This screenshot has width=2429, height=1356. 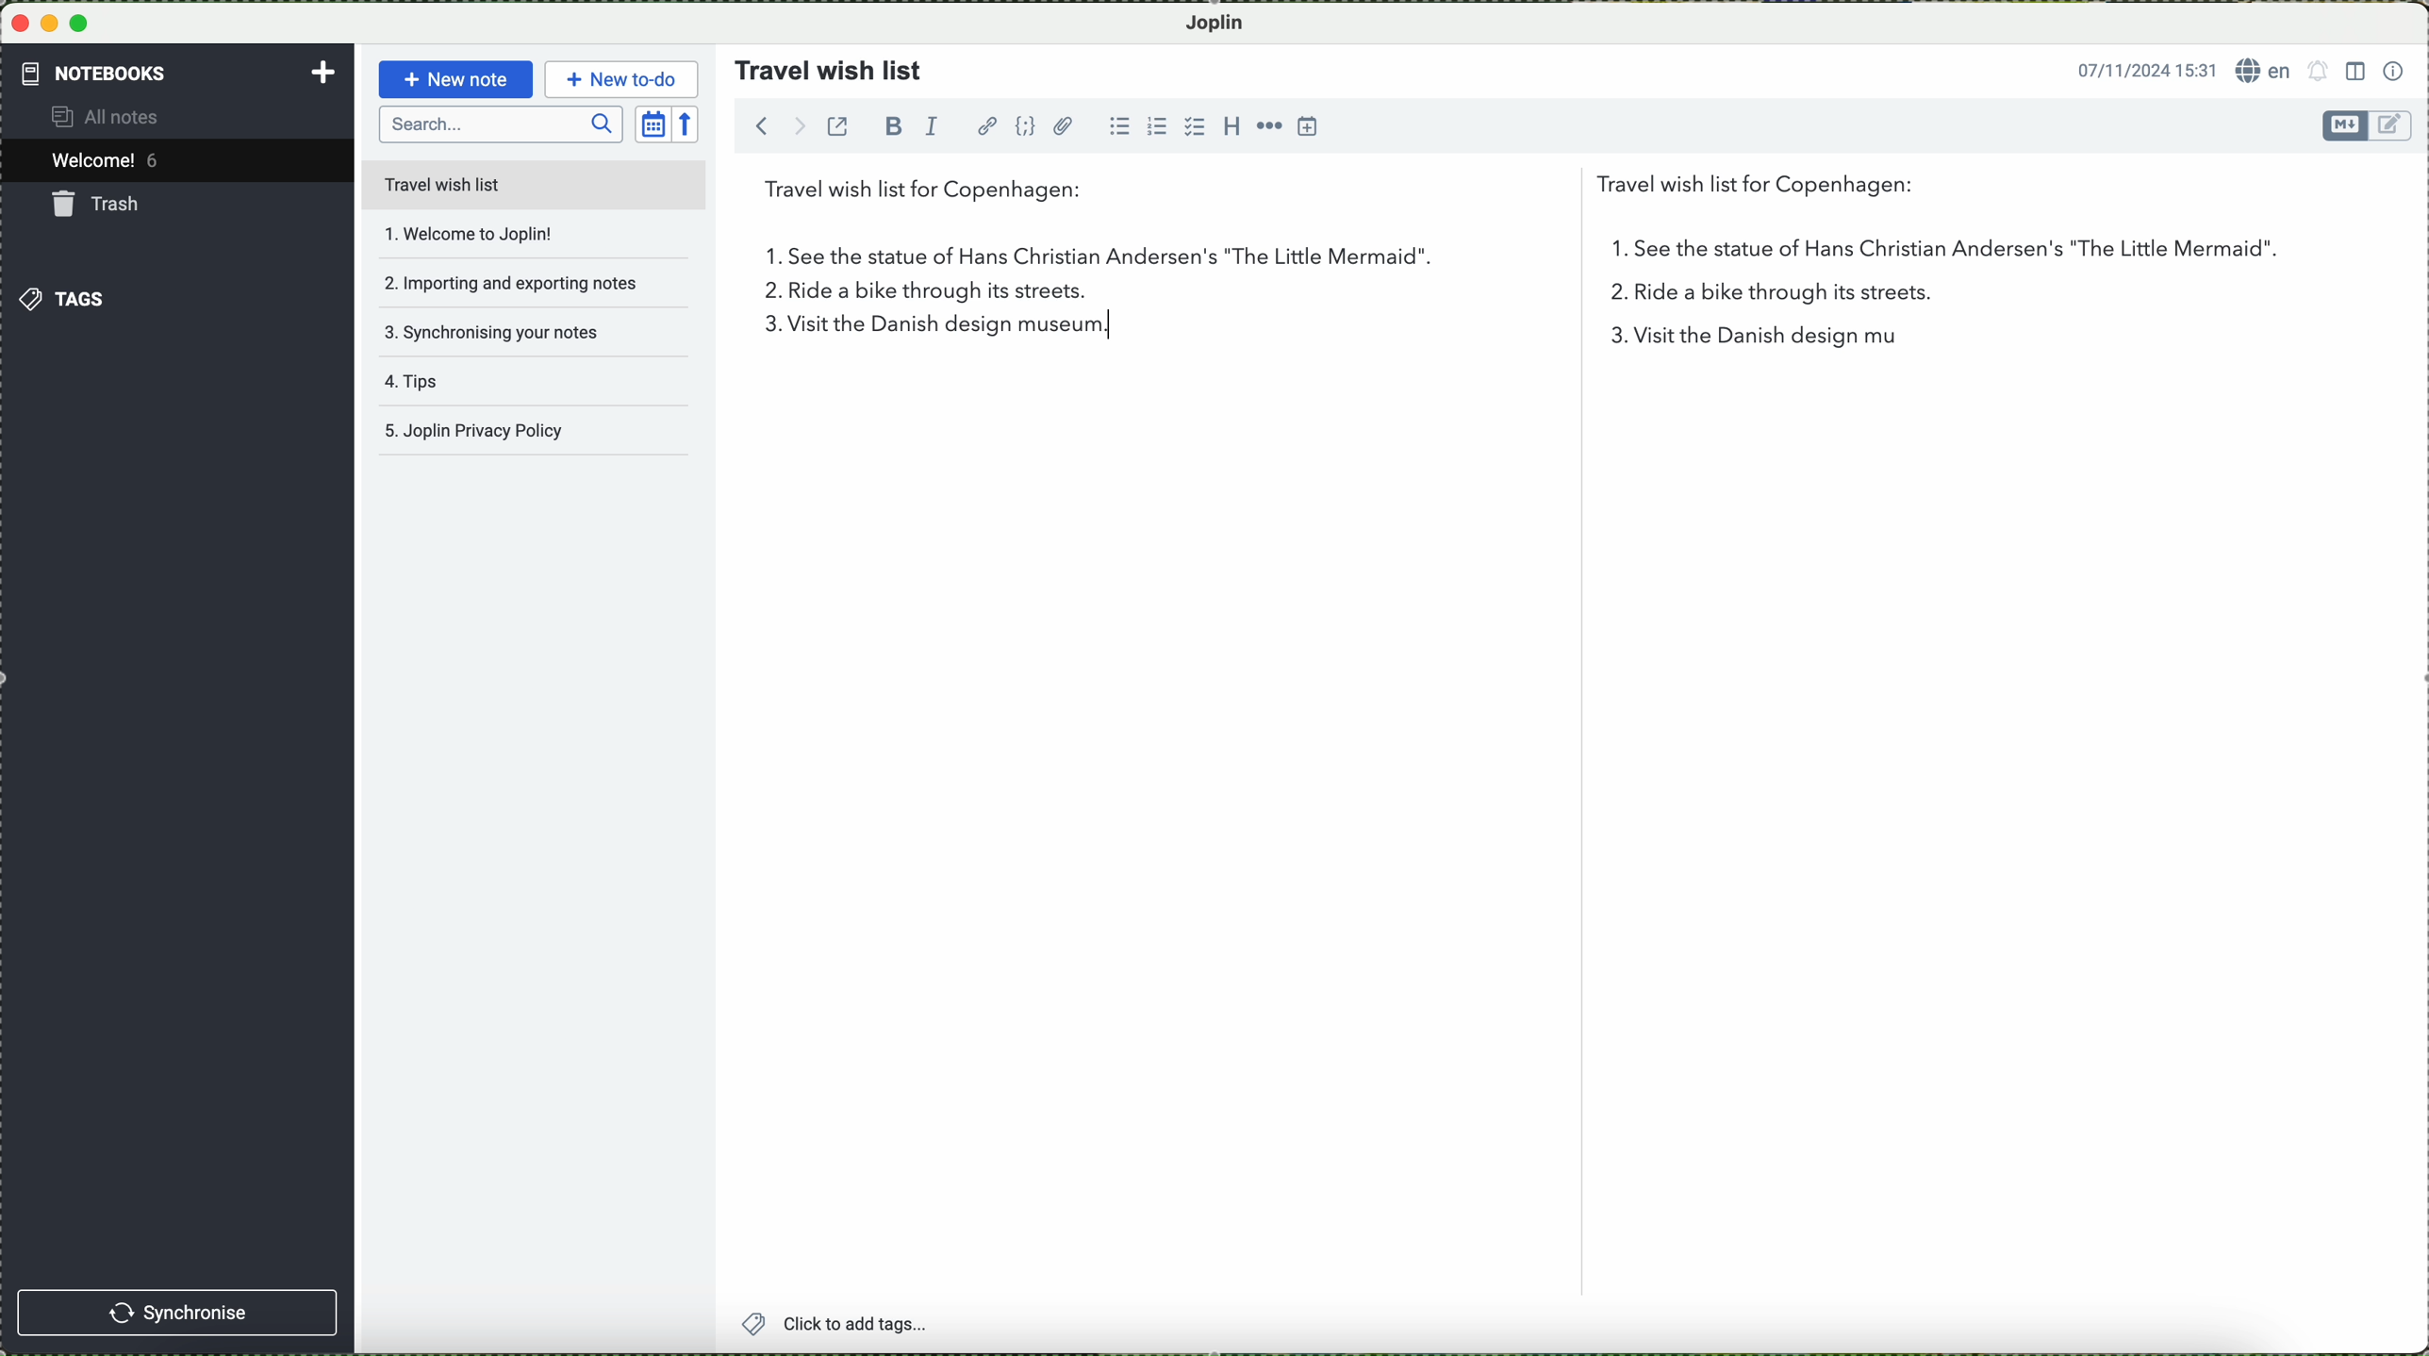 What do you see at coordinates (51, 23) in the screenshot?
I see `minimize` at bounding box center [51, 23].